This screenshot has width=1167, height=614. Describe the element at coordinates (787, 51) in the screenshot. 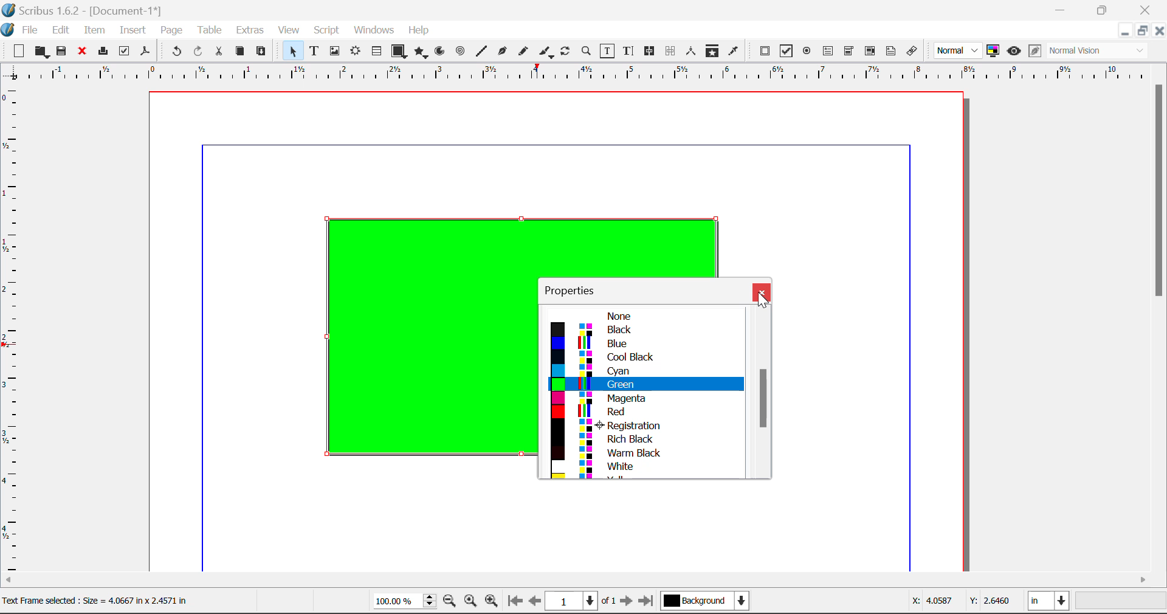

I see `Pdf Checkbox` at that location.